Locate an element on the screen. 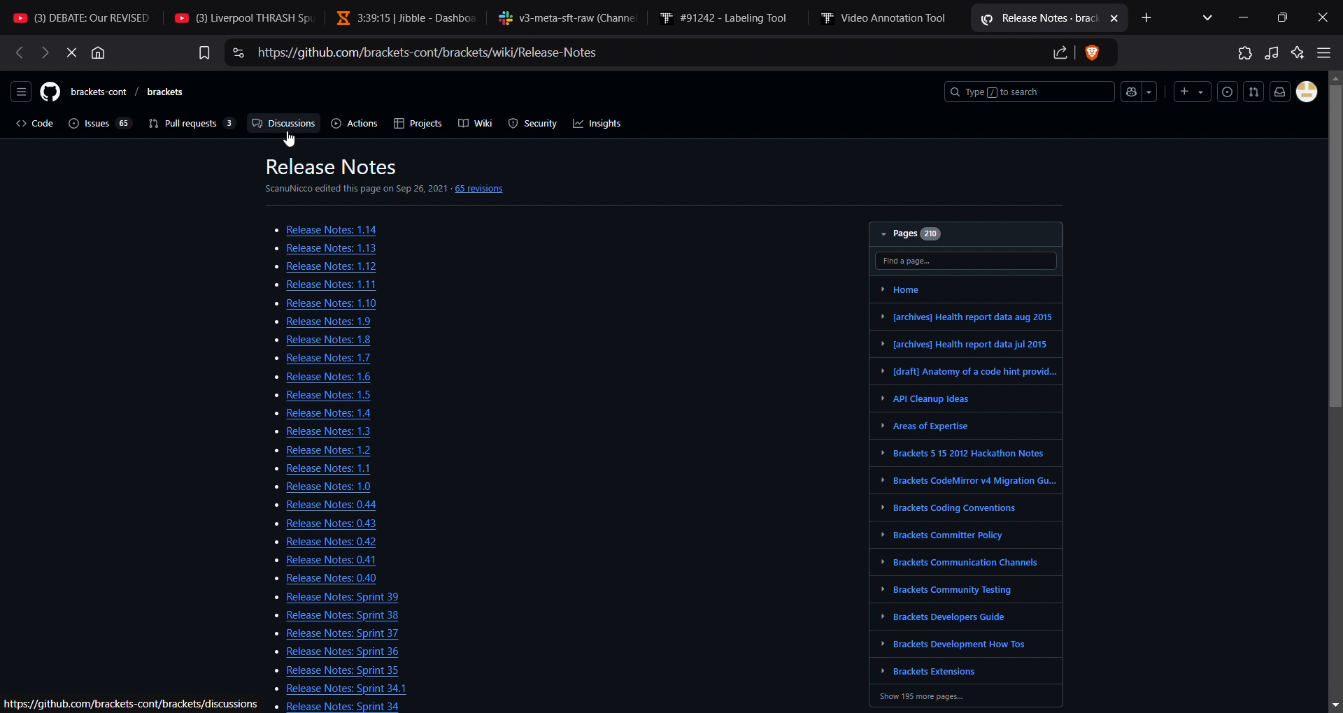 The width and height of the screenshot is (1343, 713). e Release Notes: 1.10 is located at coordinates (317, 303).